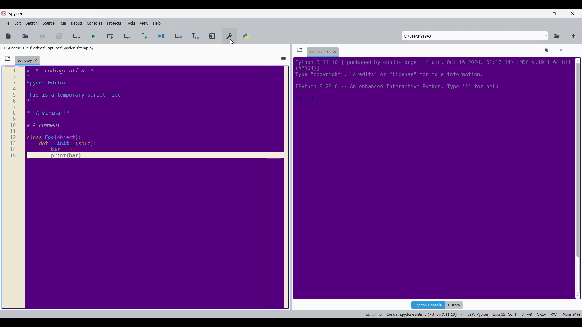  I want to click on Consoles menu, so click(95, 23).